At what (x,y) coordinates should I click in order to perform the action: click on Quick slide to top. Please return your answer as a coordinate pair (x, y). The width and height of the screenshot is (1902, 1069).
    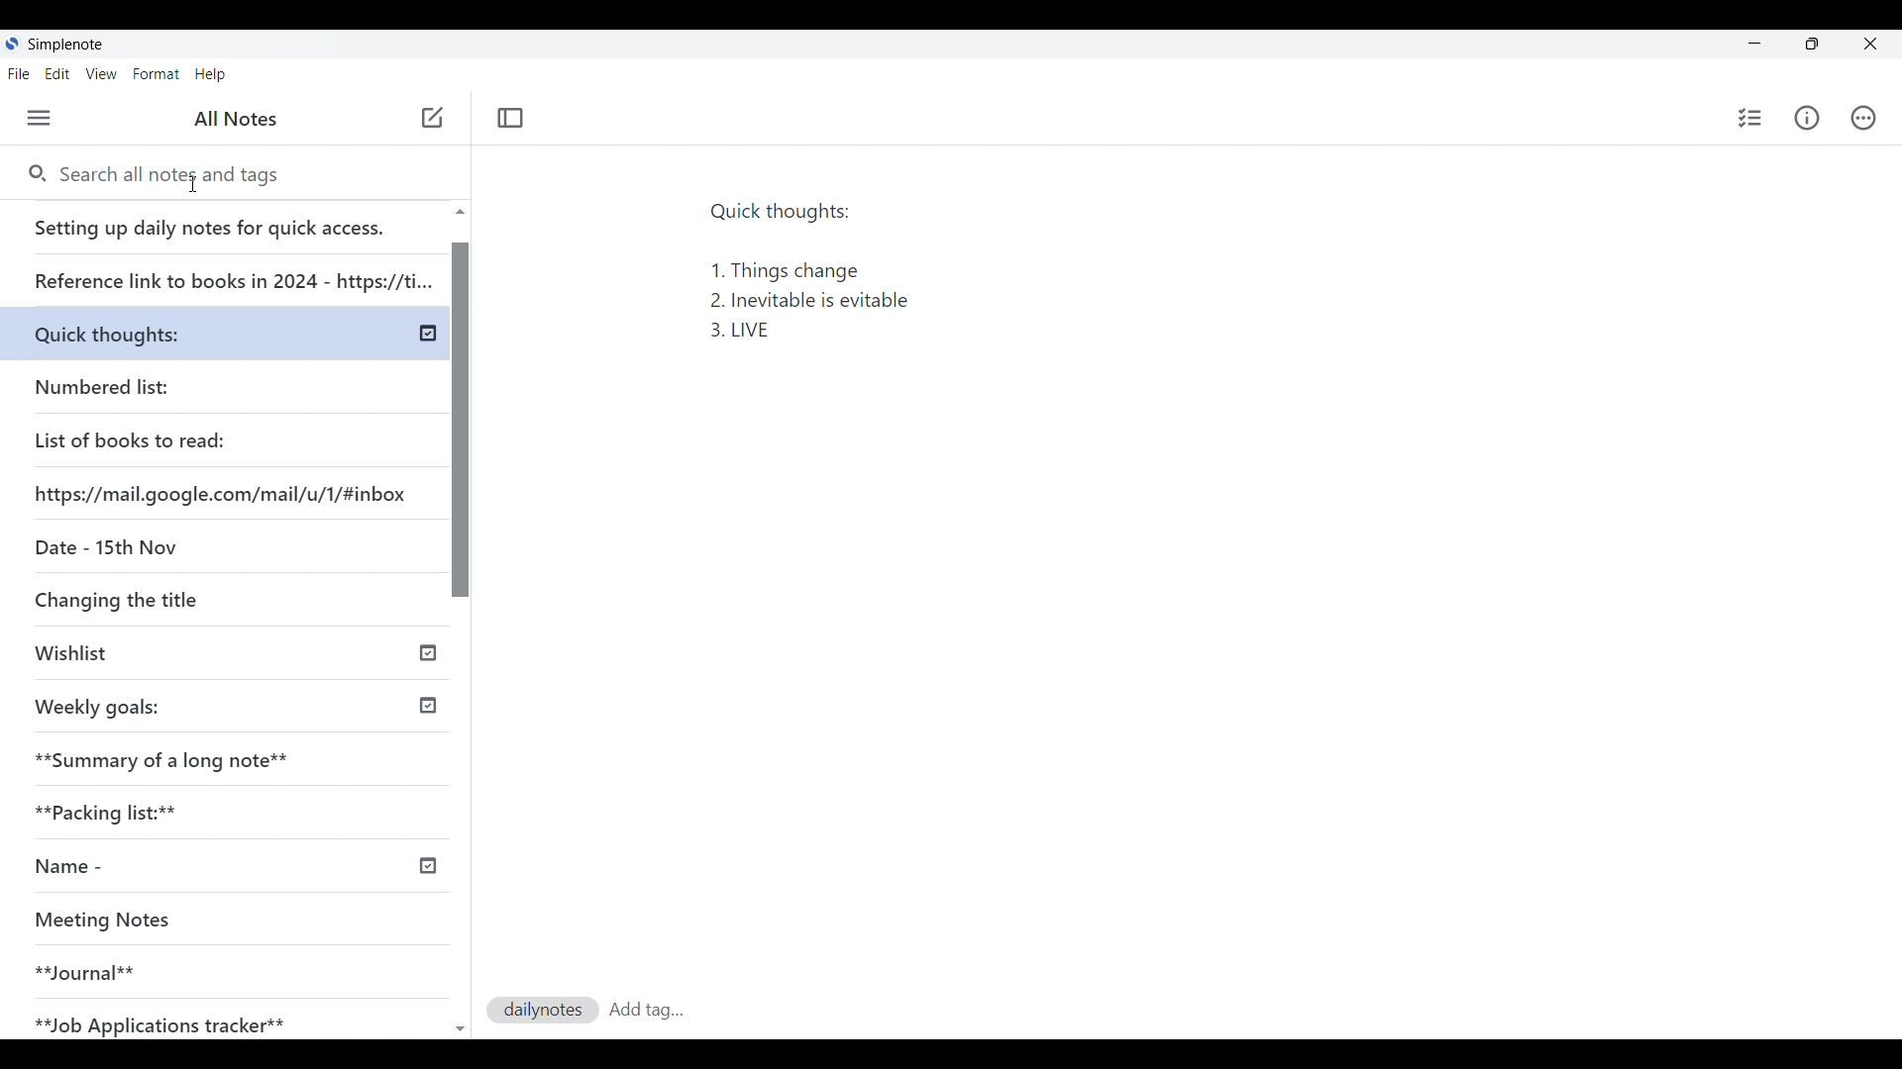
    Looking at the image, I should click on (461, 1029).